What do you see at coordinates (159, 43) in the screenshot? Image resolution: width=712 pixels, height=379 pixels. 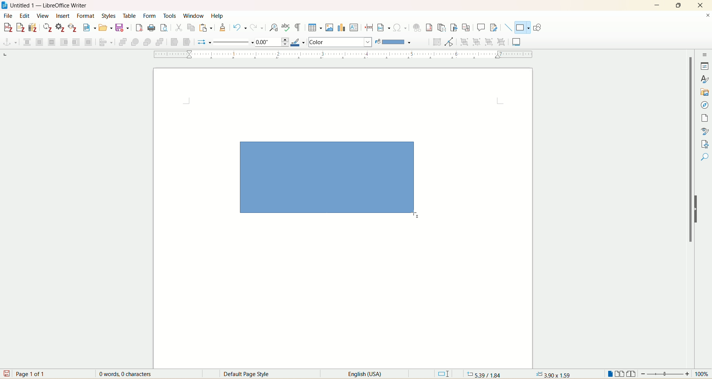 I see `send to back` at bounding box center [159, 43].